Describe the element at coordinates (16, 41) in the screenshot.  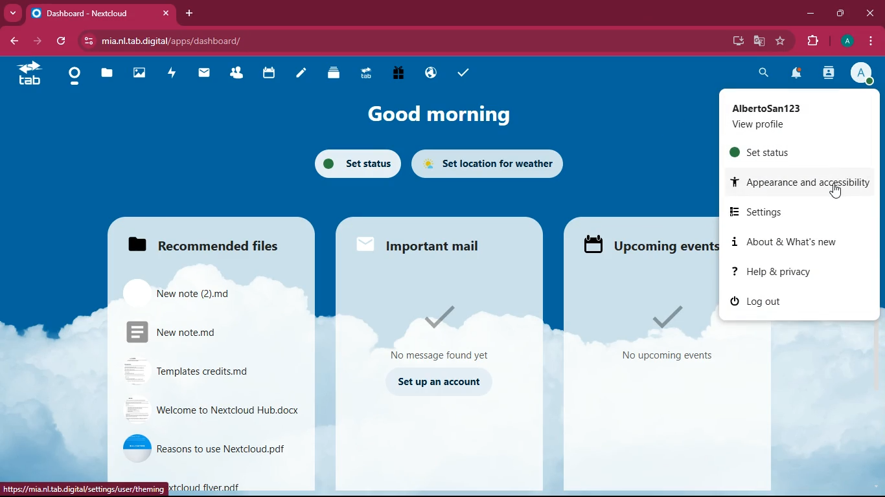
I see `back` at that location.